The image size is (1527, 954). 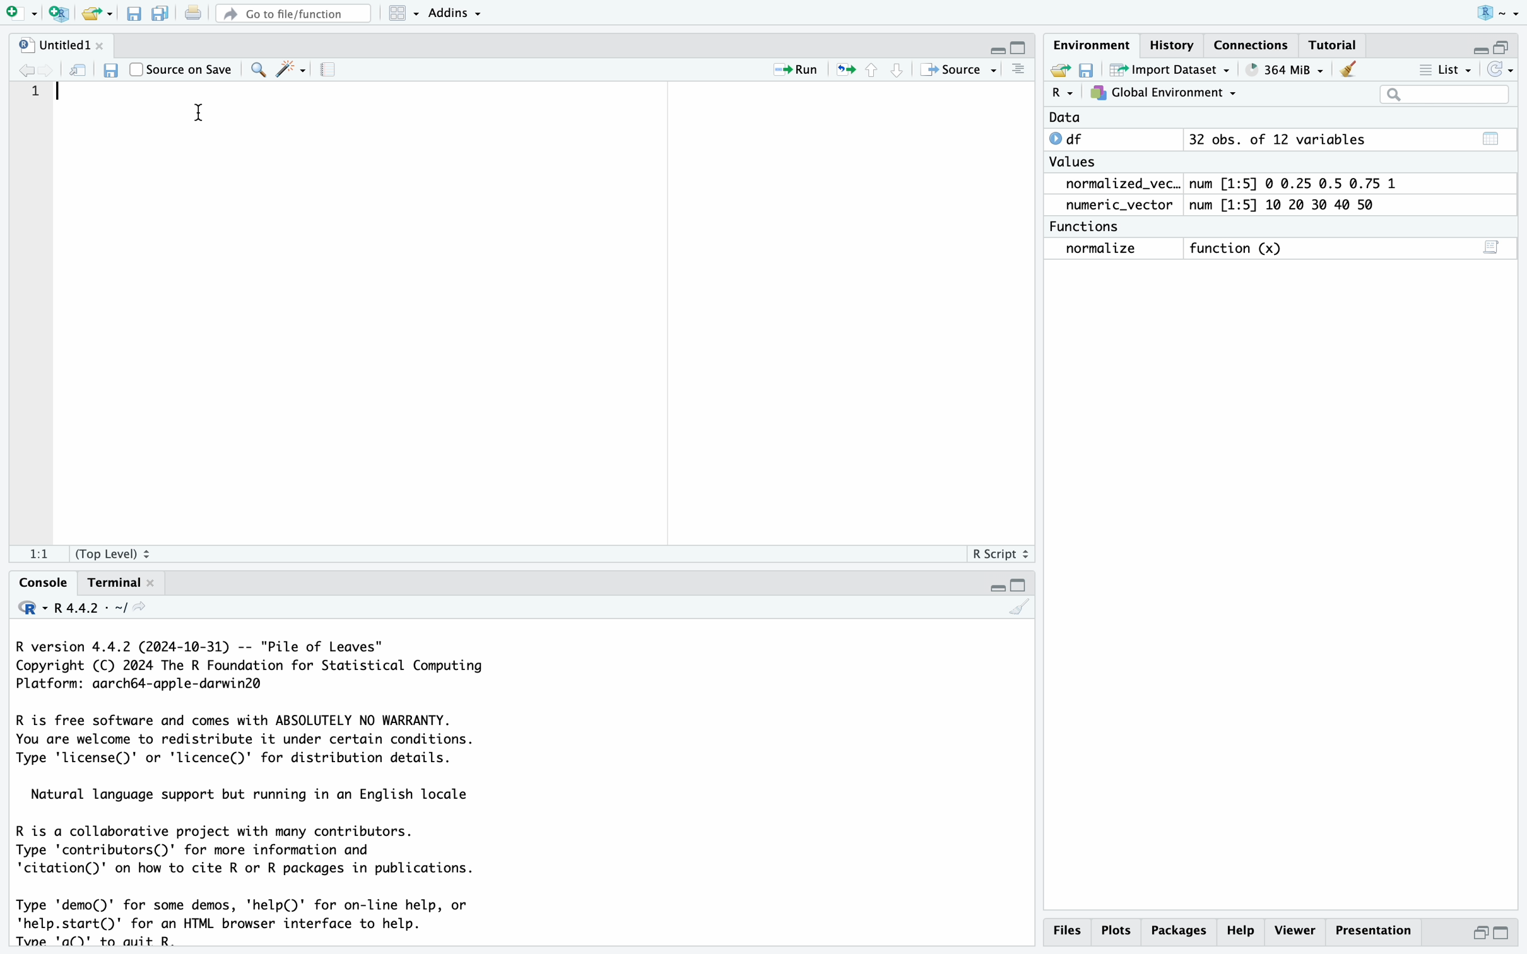 What do you see at coordinates (1065, 118) in the screenshot?
I see `Data` at bounding box center [1065, 118].